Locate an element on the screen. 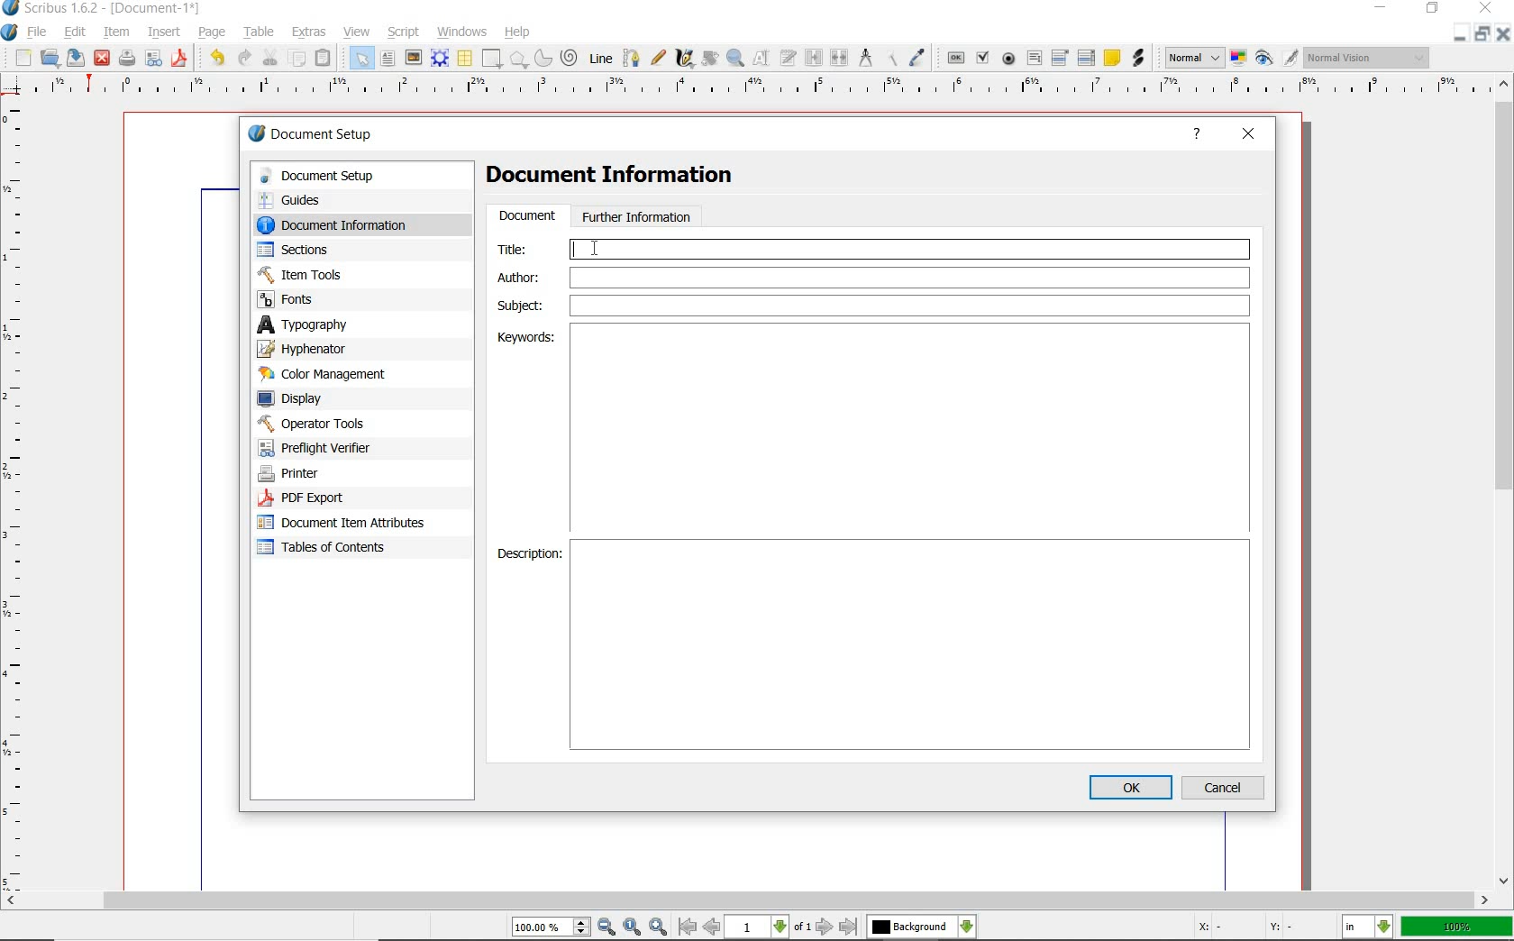 This screenshot has height=941, width=1514. page is located at coordinates (215, 32).